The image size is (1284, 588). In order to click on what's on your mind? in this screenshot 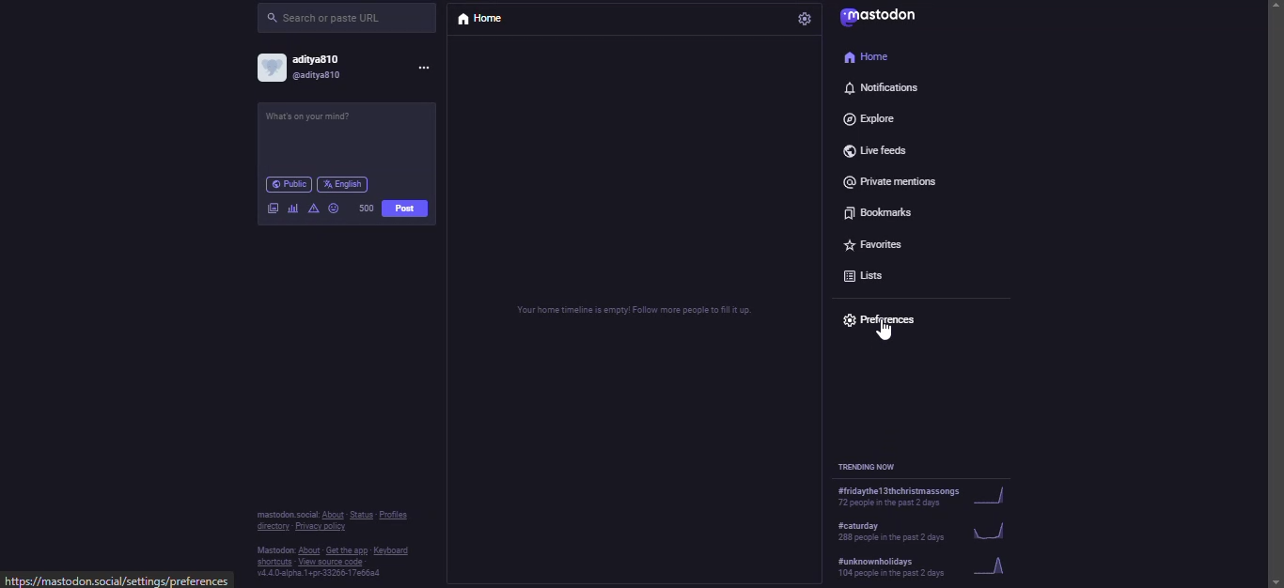, I will do `click(317, 119)`.